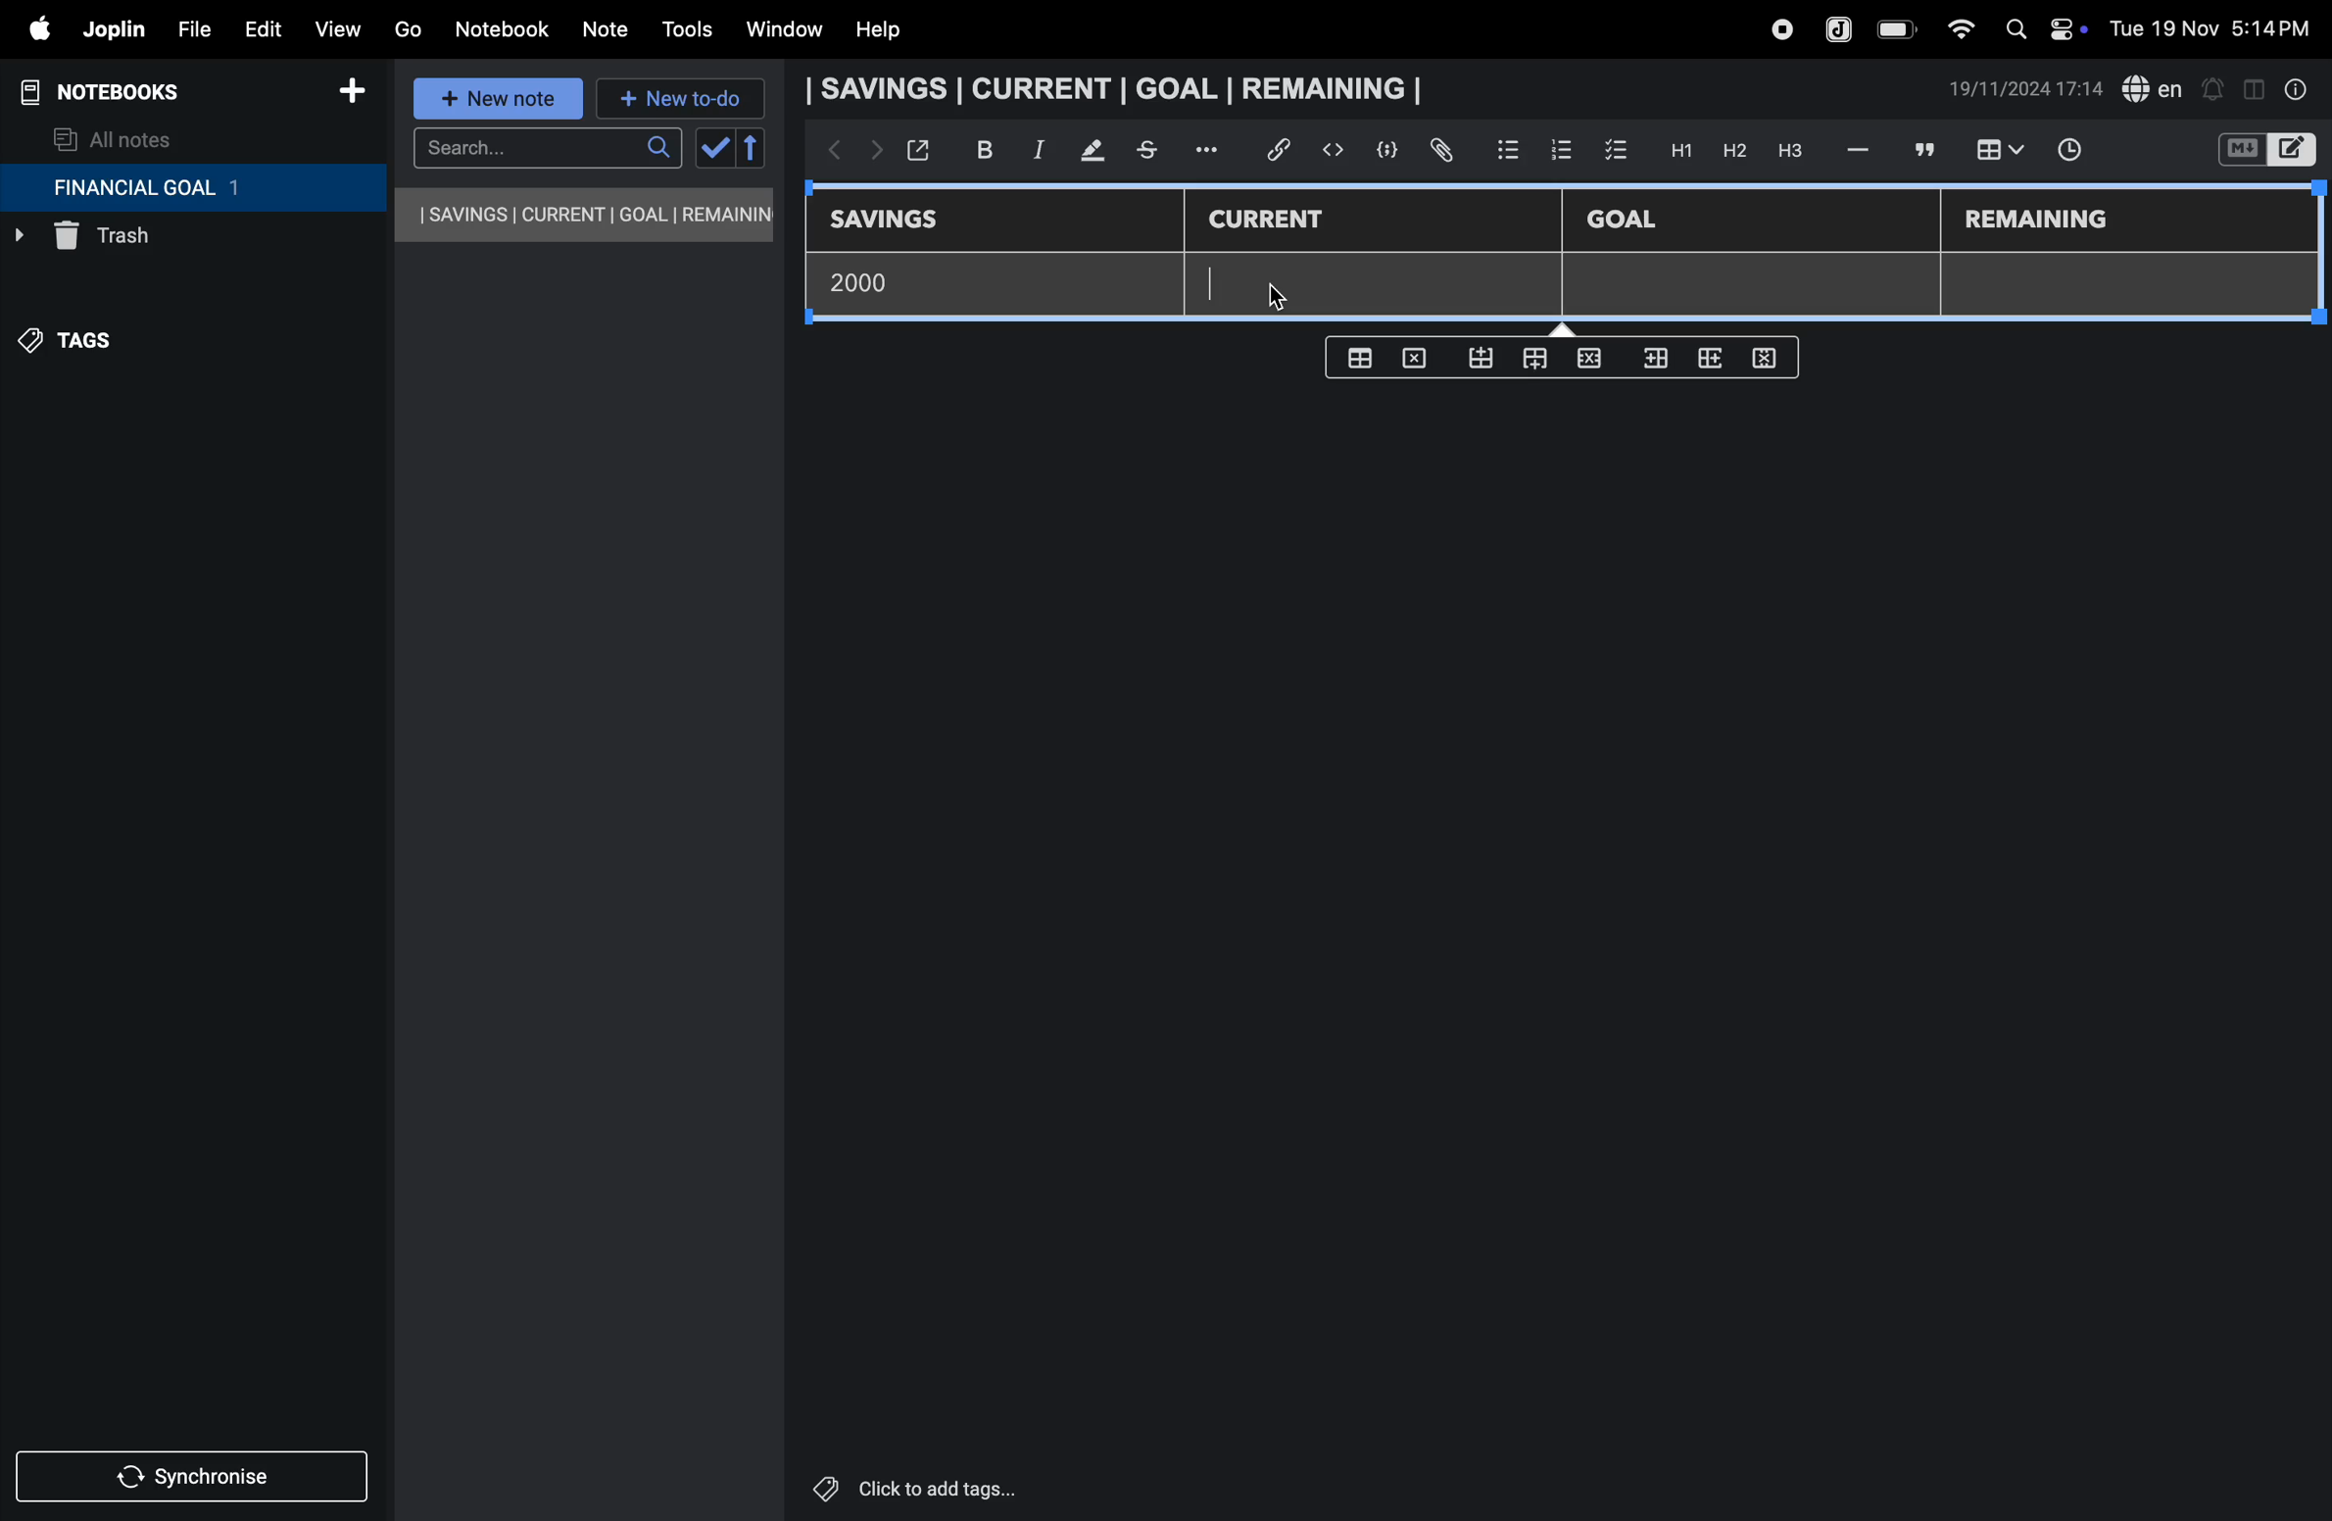  What do you see at coordinates (916, 150) in the screenshot?
I see `open window` at bounding box center [916, 150].